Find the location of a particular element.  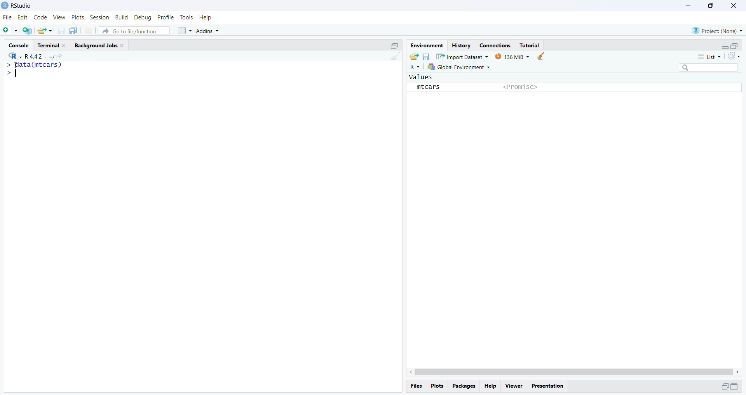

Import Dataset is located at coordinates (462, 56).